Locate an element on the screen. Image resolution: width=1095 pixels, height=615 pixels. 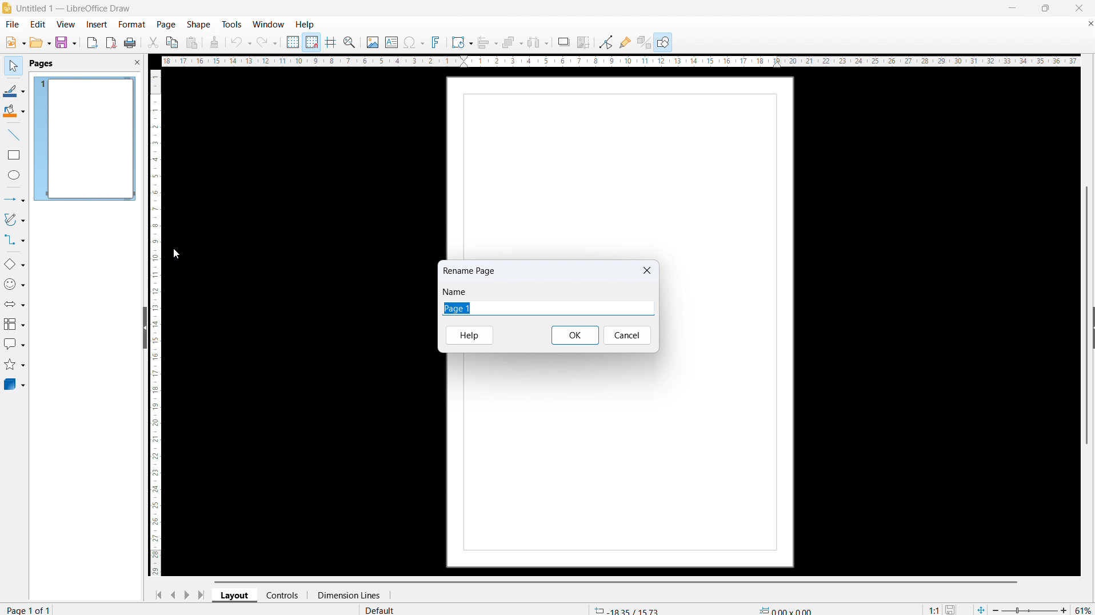
cut is located at coordinates (153, 42).